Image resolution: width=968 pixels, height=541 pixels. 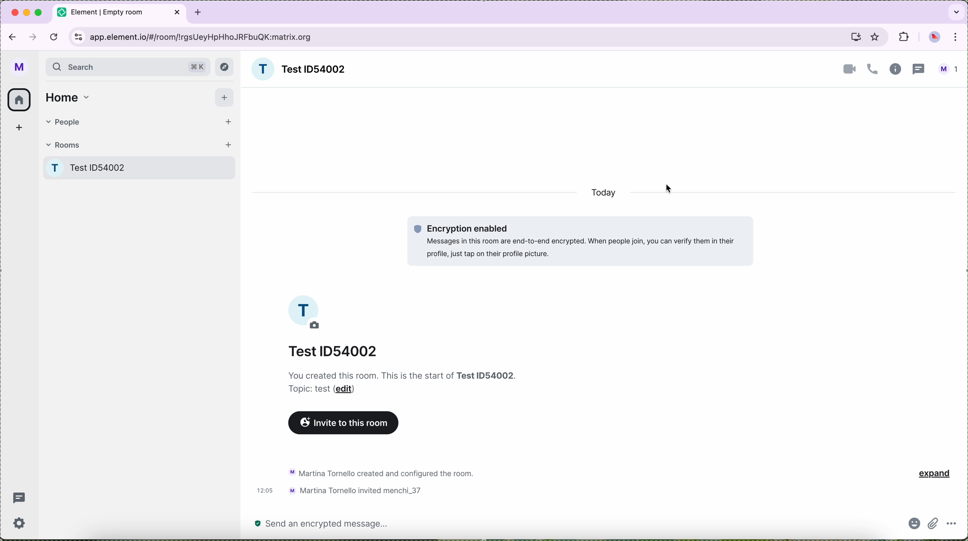 What do you see at coordinates (873, 70) in the screenshot?
I see `call` at bounding box center [873, 70].